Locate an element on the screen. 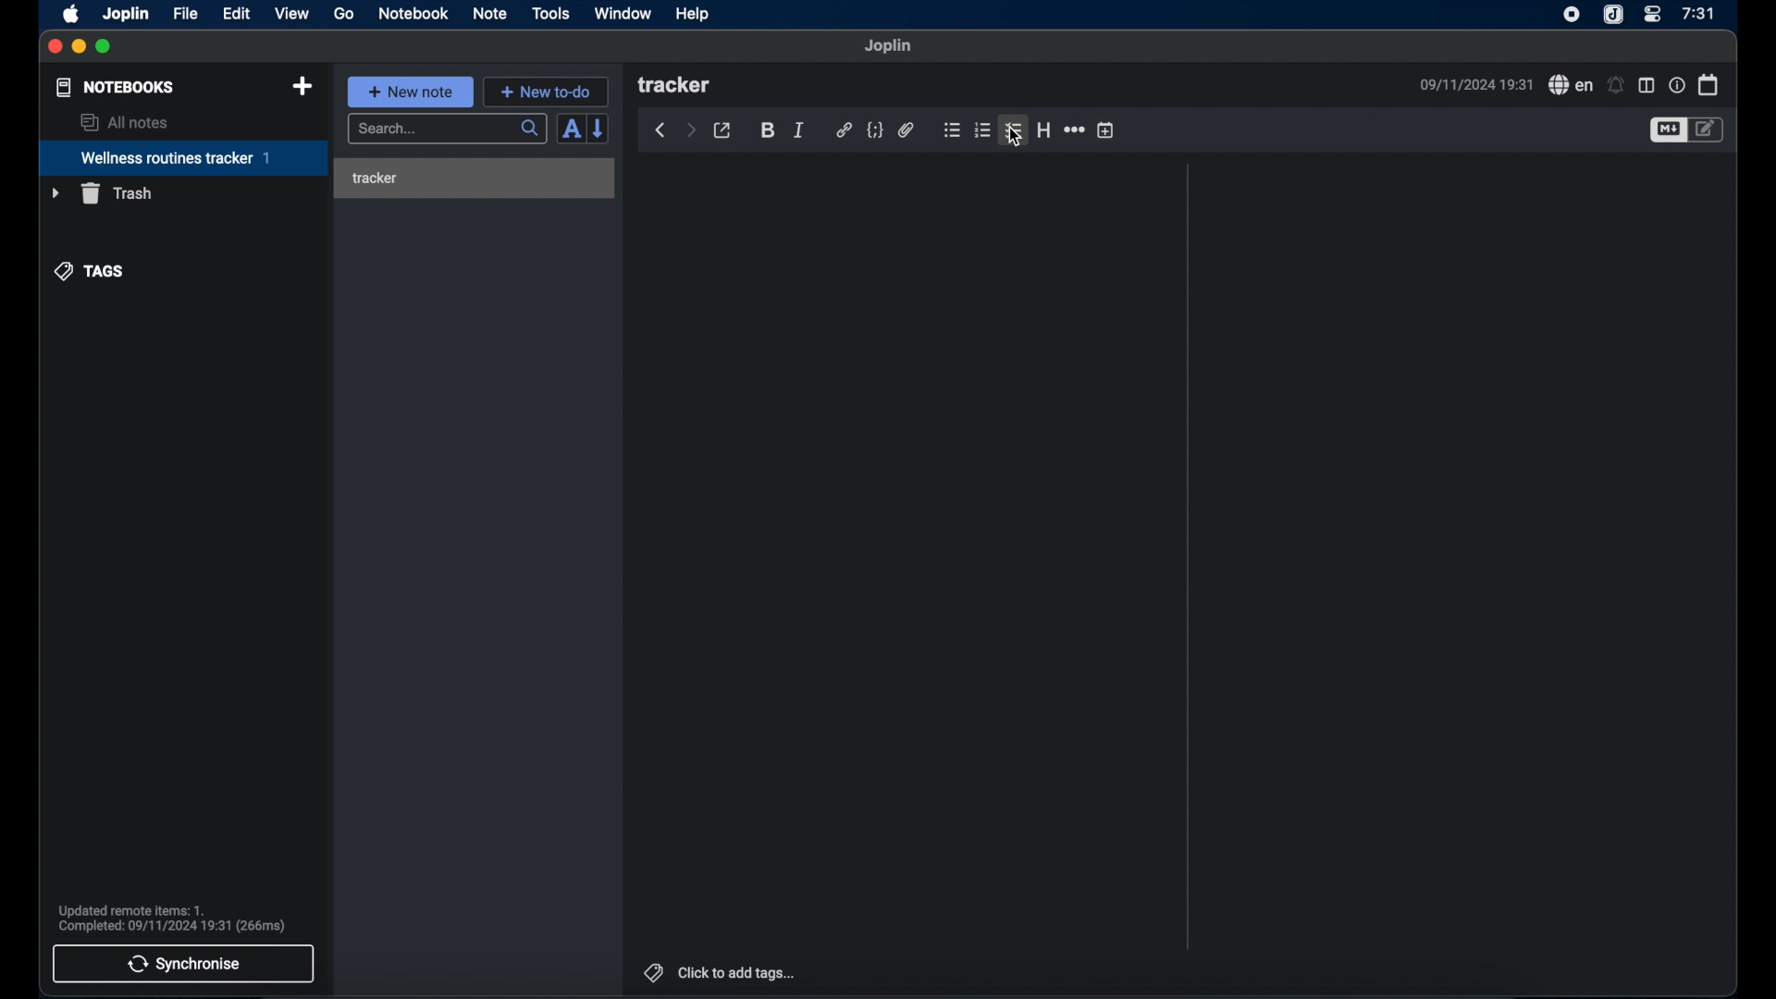  code is located at coordinates (874, 130).